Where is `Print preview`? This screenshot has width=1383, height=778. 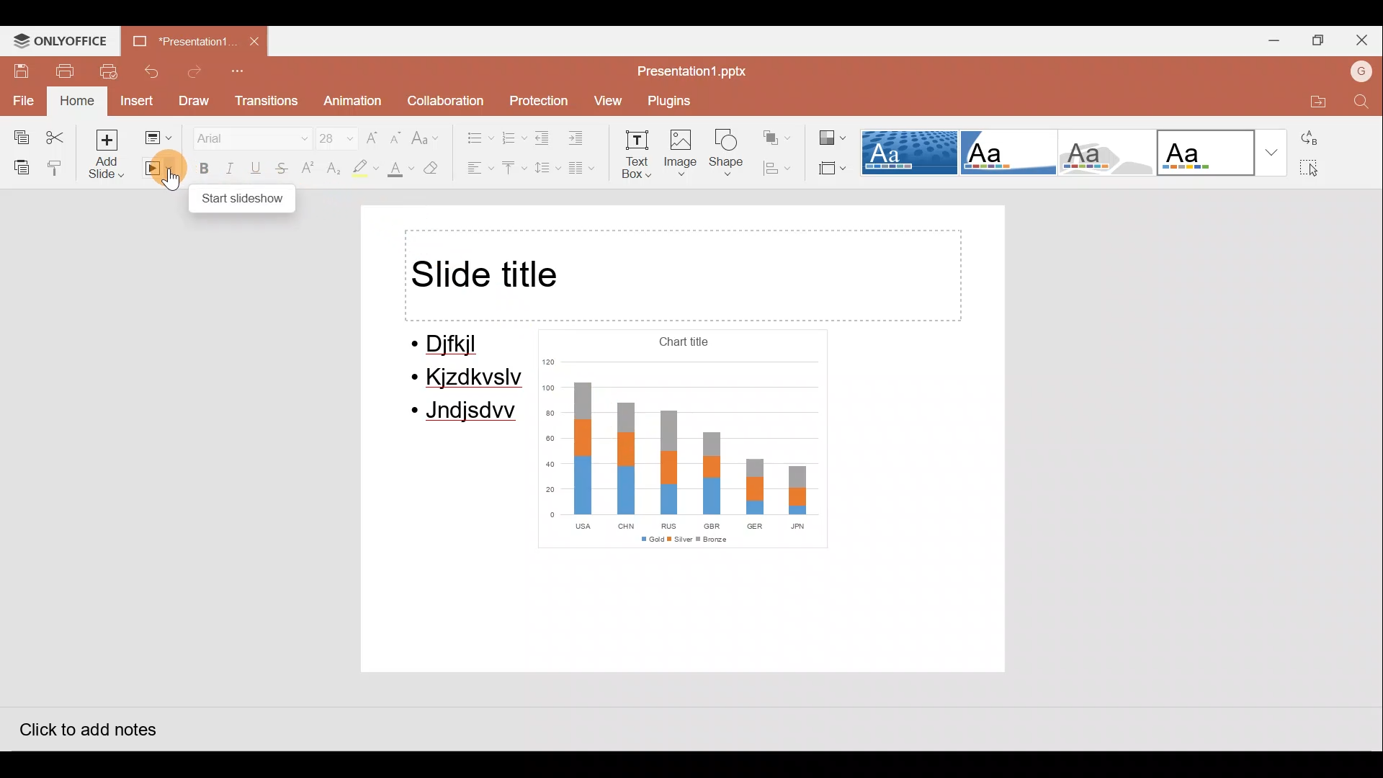 Print preview is located at coordinates (101, 72).